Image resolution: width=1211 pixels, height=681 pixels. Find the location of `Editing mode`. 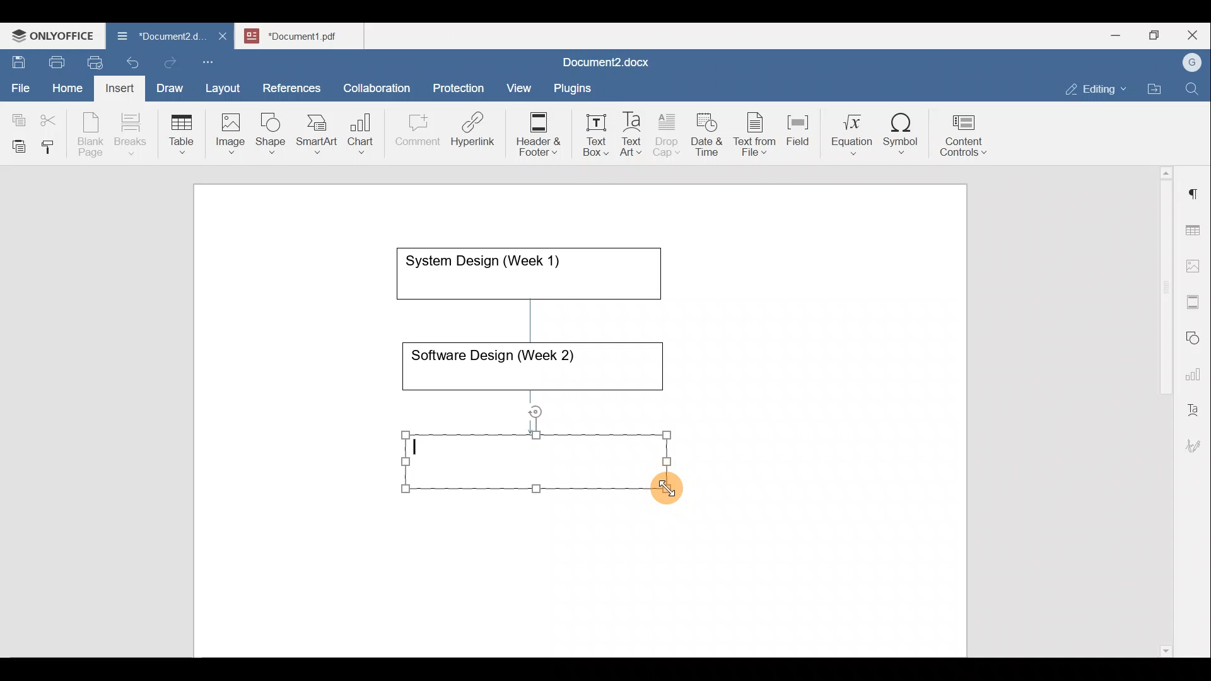

Editing mode is located at coordinates (1096, 86).